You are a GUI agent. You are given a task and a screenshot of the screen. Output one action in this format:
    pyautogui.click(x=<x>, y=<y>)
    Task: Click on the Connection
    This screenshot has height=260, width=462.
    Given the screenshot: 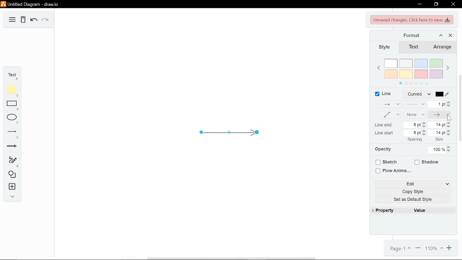 What is the action you would take?
    pyautogui.click(x=389, y=104)
    